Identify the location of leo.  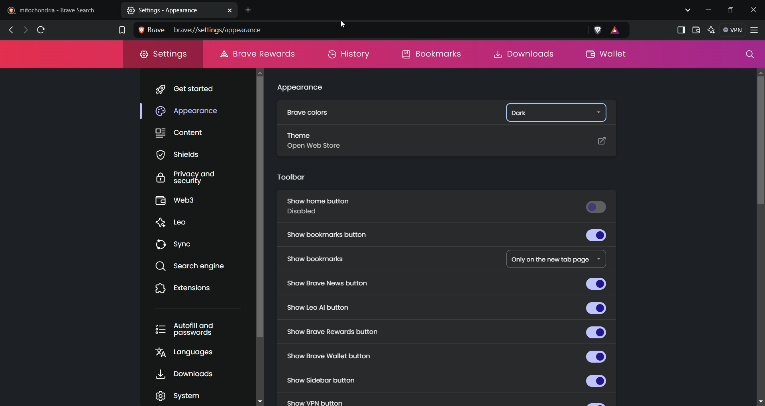
(176, 222).